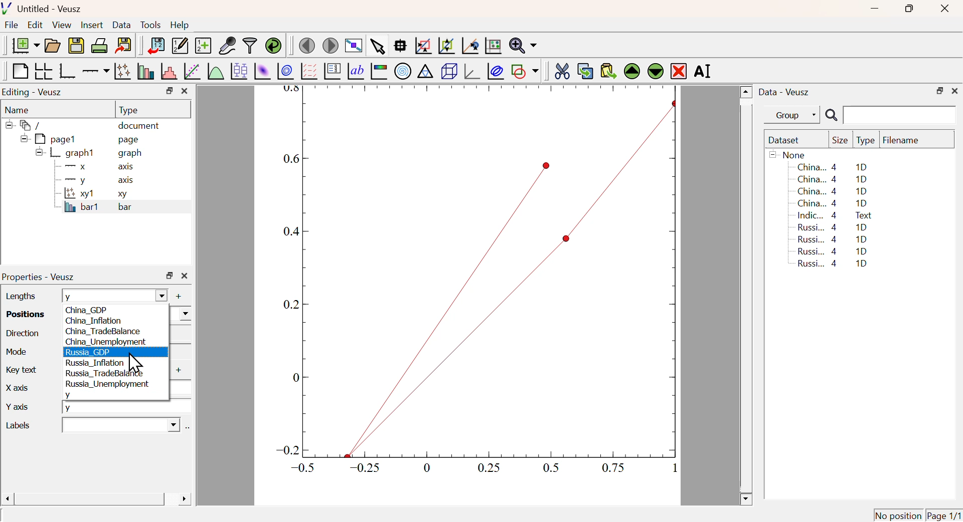  Describe the element at coordinates (121, 25) in the screenshot. I see `Data` at that location.